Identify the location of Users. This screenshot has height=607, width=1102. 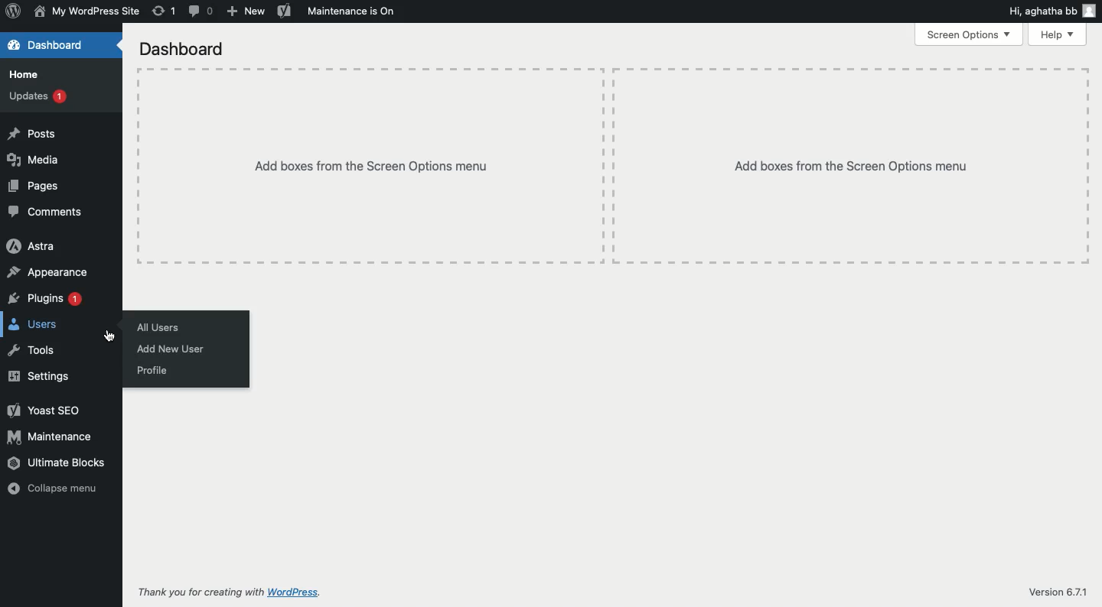
(36, 326).